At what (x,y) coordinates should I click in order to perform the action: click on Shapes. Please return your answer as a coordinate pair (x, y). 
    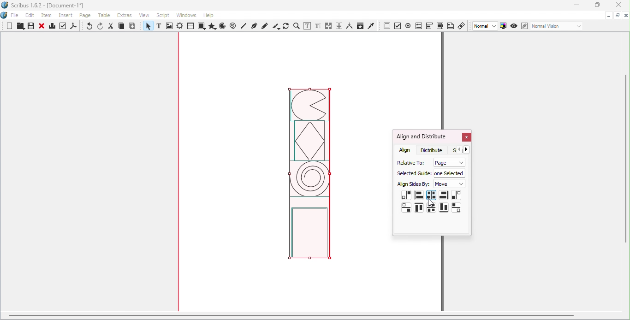
    Looking at the image, I should click on (201, 26).